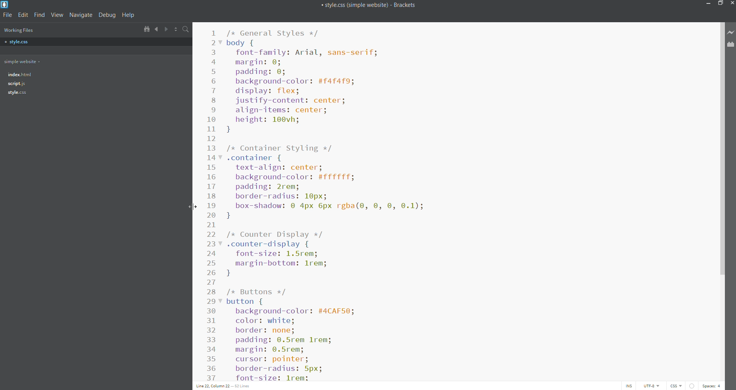 The image size is (736, 390). What do you see at coordinates (145, 29) in the screenshot?
I see `show in file tree` at bounding box center [145, 29].